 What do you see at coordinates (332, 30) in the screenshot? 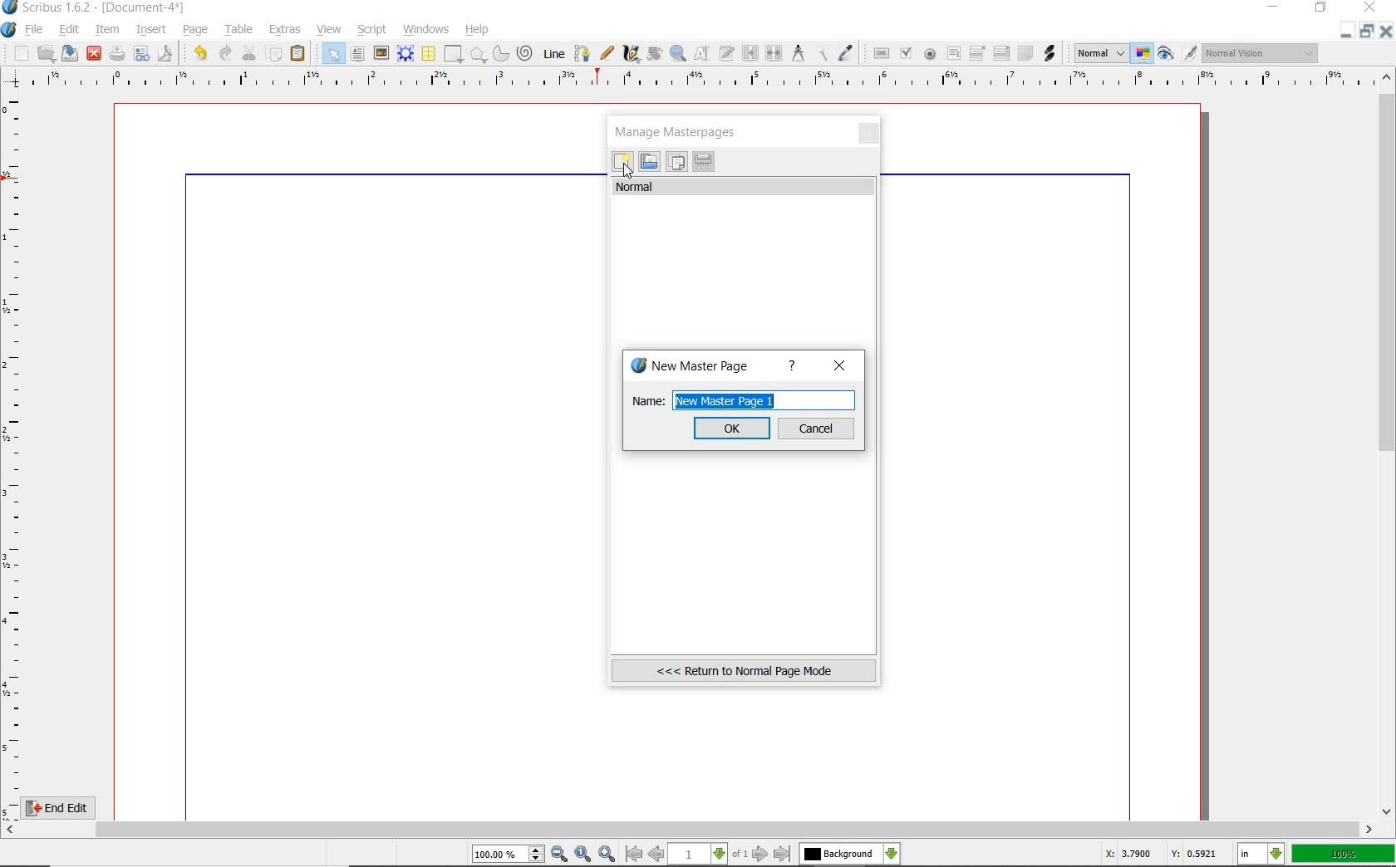
I see `view` at bounding box center [332, 30].